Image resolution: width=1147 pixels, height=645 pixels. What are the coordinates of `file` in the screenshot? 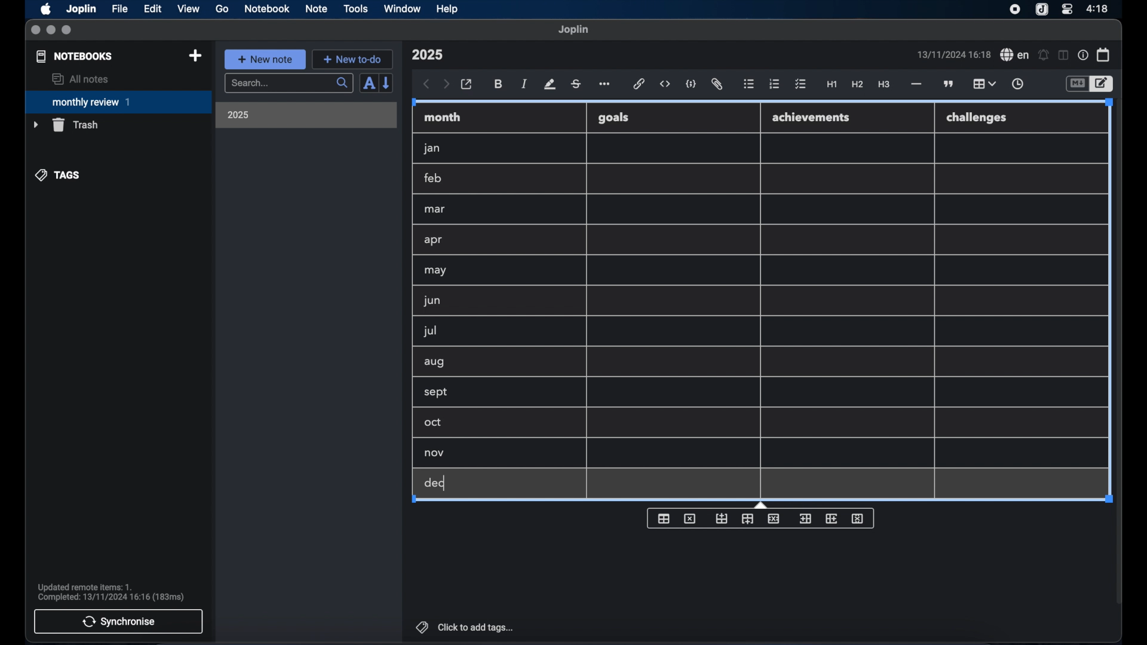 It's located at (119, 9).